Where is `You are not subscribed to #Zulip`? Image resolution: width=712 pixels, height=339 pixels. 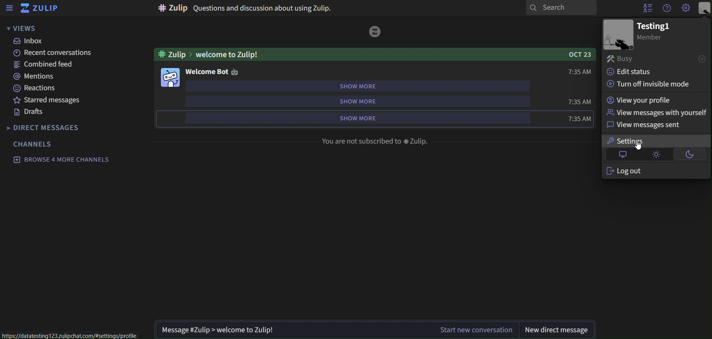
You are not subscribed to #Zulip is located at coordinates (378, 140).